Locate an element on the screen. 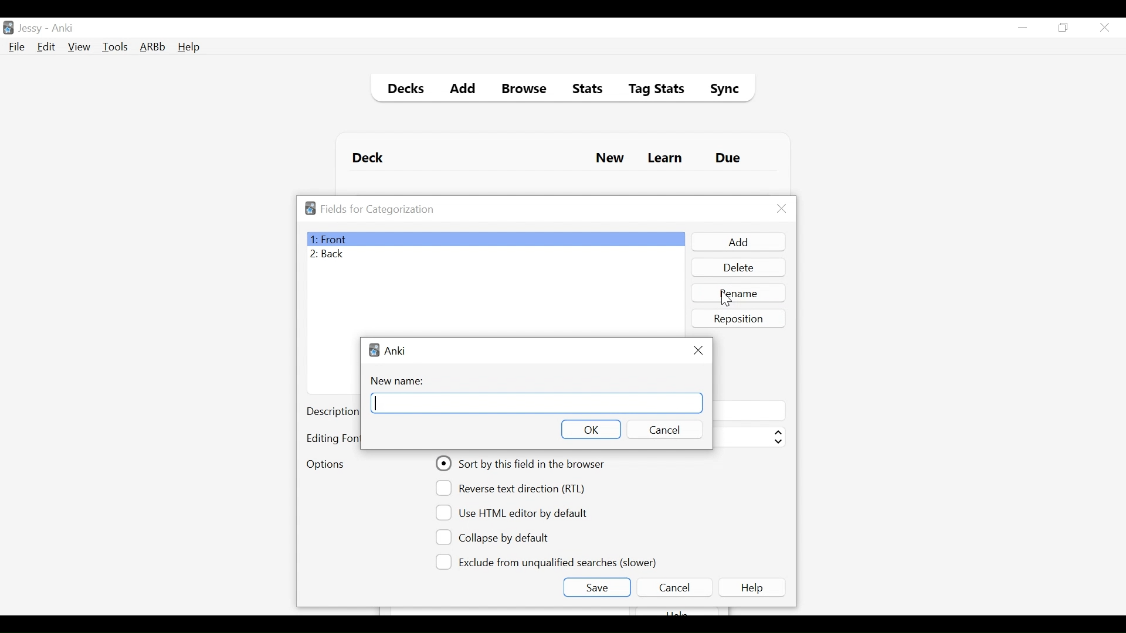 This screenshot has height=633, width=1126. Editing Font is located at coordinates (333, 438).